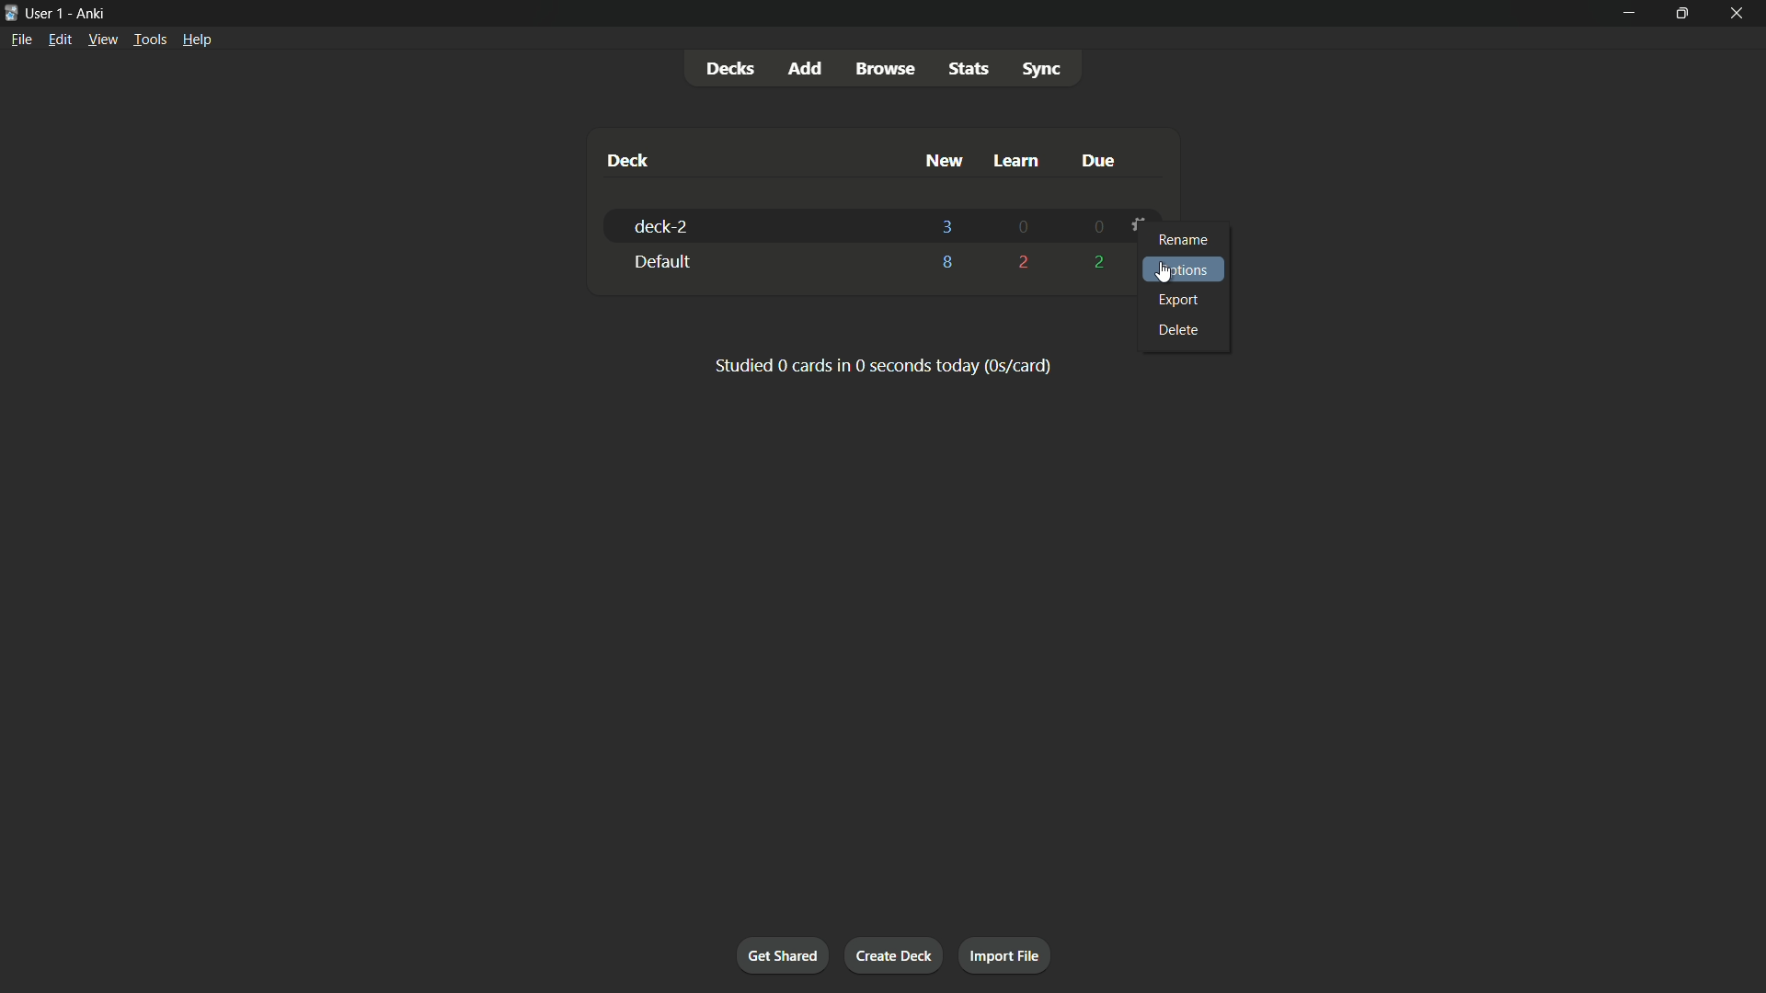 Image resolution: width=1766 pixels, height=993 pixels. What do you see at coordinates (943, 161) in the screenshot?
I see `new` at bounding box center [943, 161].